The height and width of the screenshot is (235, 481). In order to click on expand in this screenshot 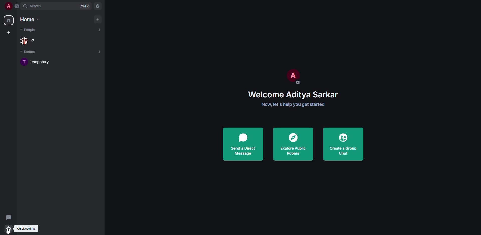, I will do `click(17, 6)`.